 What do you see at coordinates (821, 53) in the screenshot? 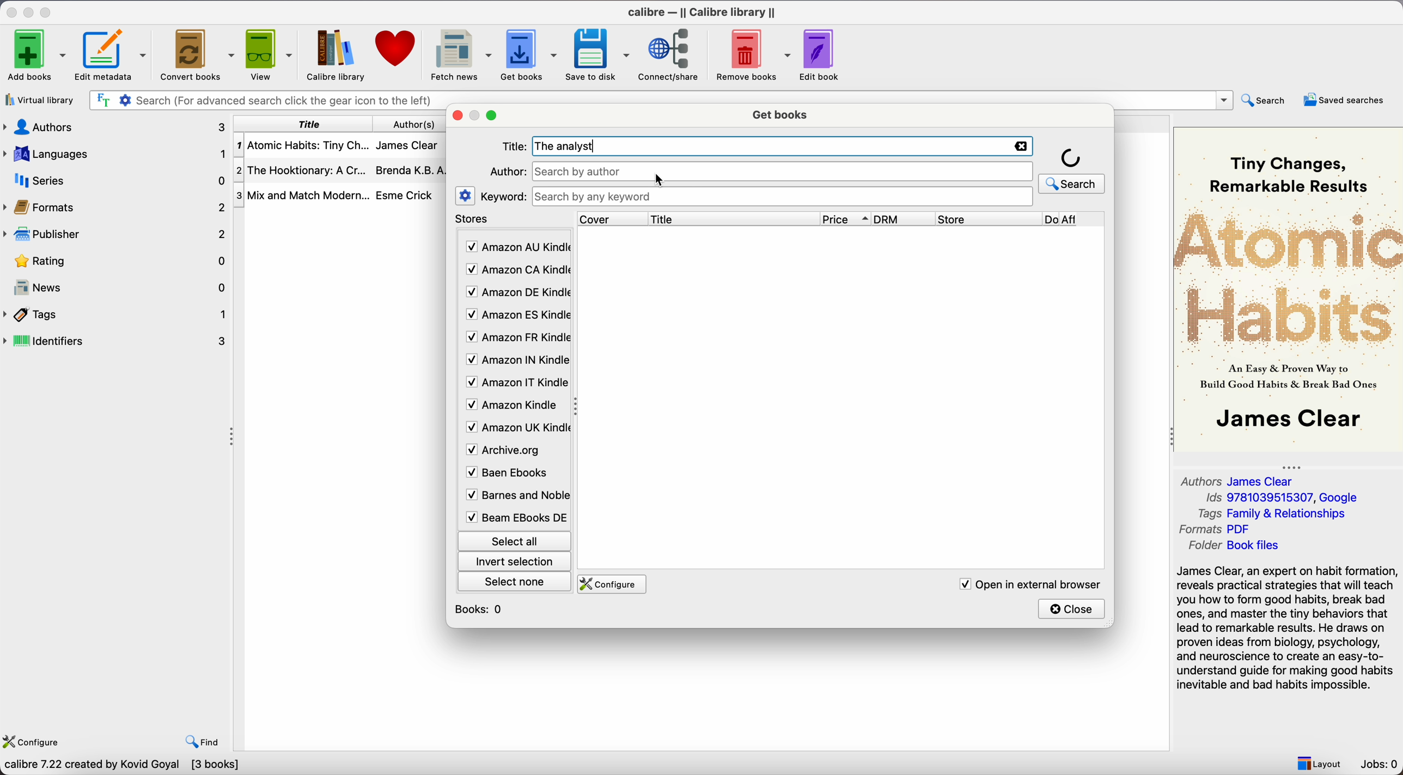
I see `edit book` at bounding box center [821, 53].